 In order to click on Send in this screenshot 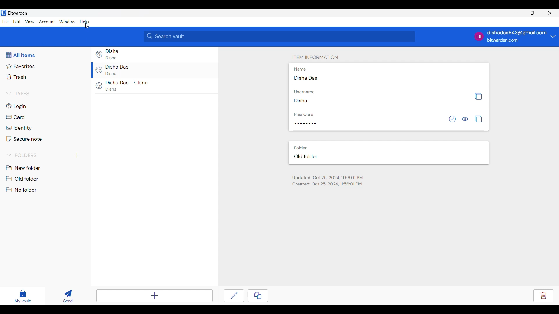, I will do `click(68, 296)`.